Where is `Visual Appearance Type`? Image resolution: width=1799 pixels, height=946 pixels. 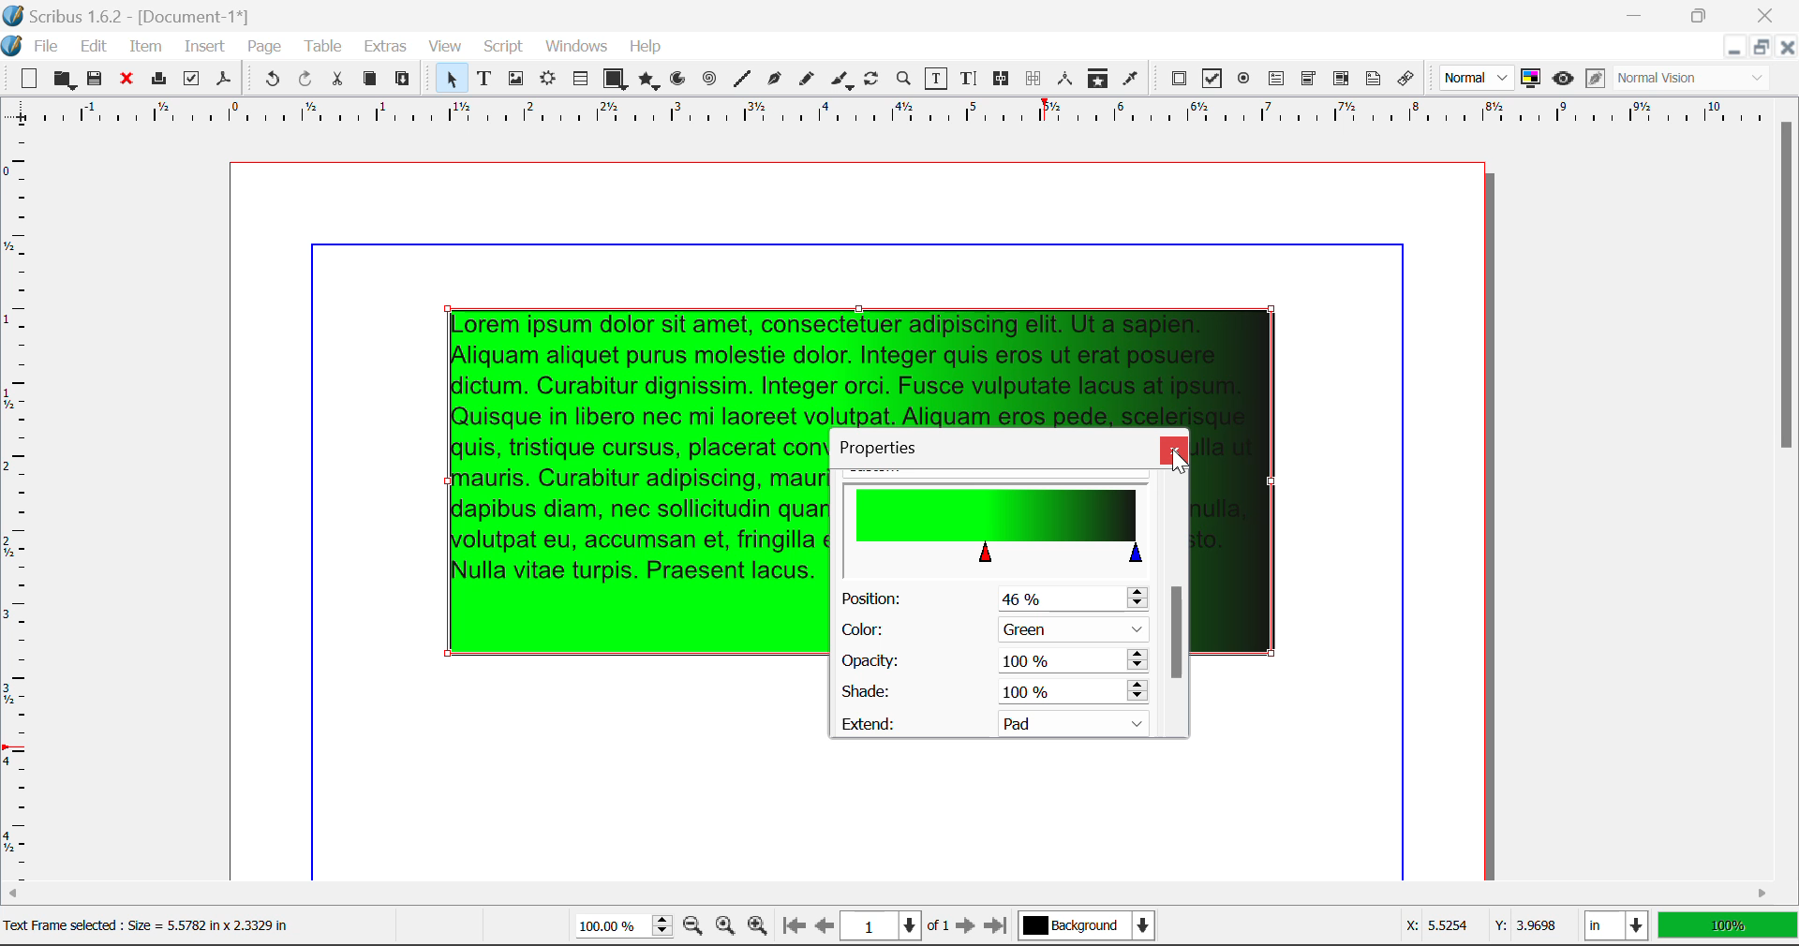
Visual Appearance Type is located at coordinates (1693, 80).